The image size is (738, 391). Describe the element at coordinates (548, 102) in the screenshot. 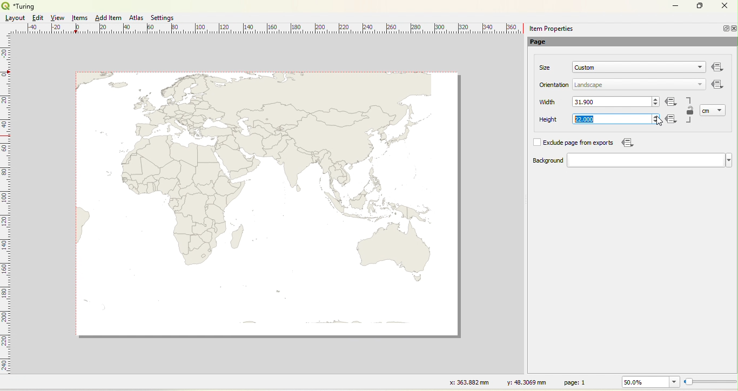

I see `Width` at that location.